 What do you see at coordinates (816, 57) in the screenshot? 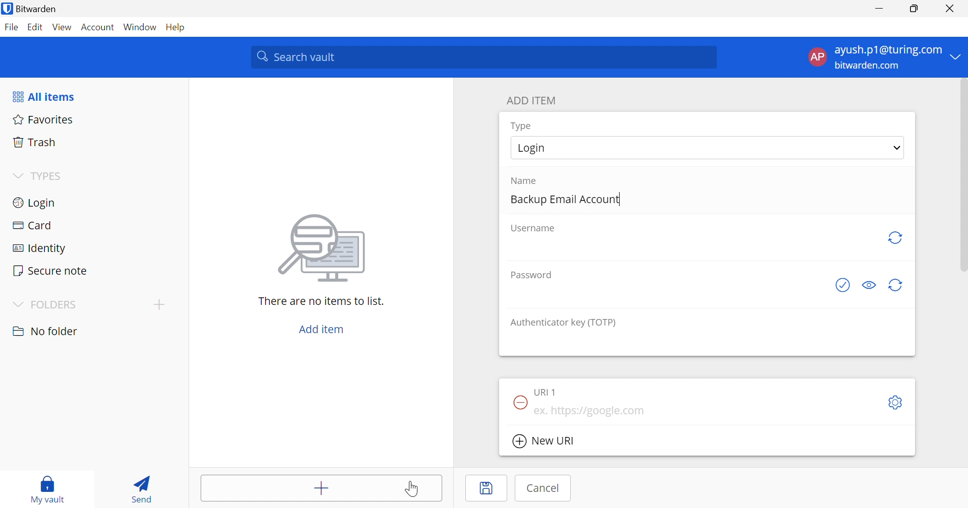
I see `AP` at bounding box center [816, 57].